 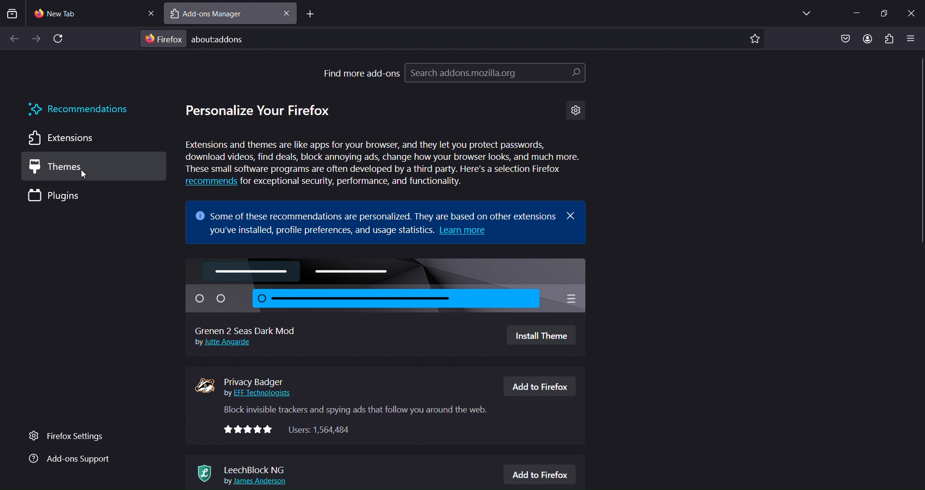 I want to click on Jutte Angarde, so click(x=229, y=343).